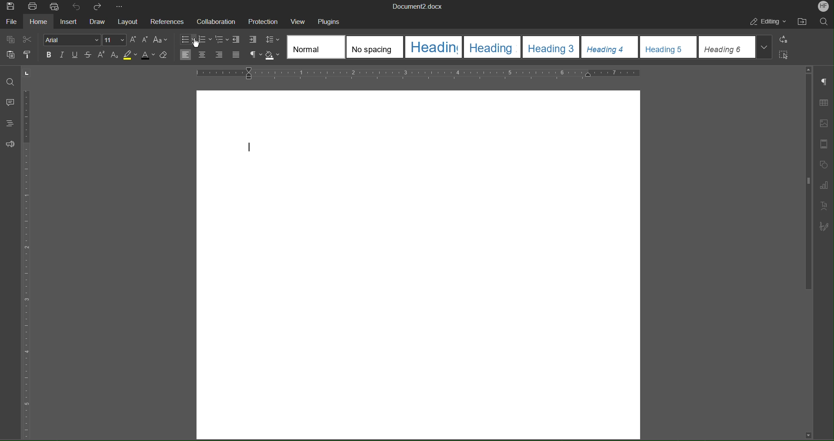 This screenshot has height=441, width=834. What do you see at coordinates (10, 102) in the screenshot?
I see `Comments` at bounding box center [10, 102].